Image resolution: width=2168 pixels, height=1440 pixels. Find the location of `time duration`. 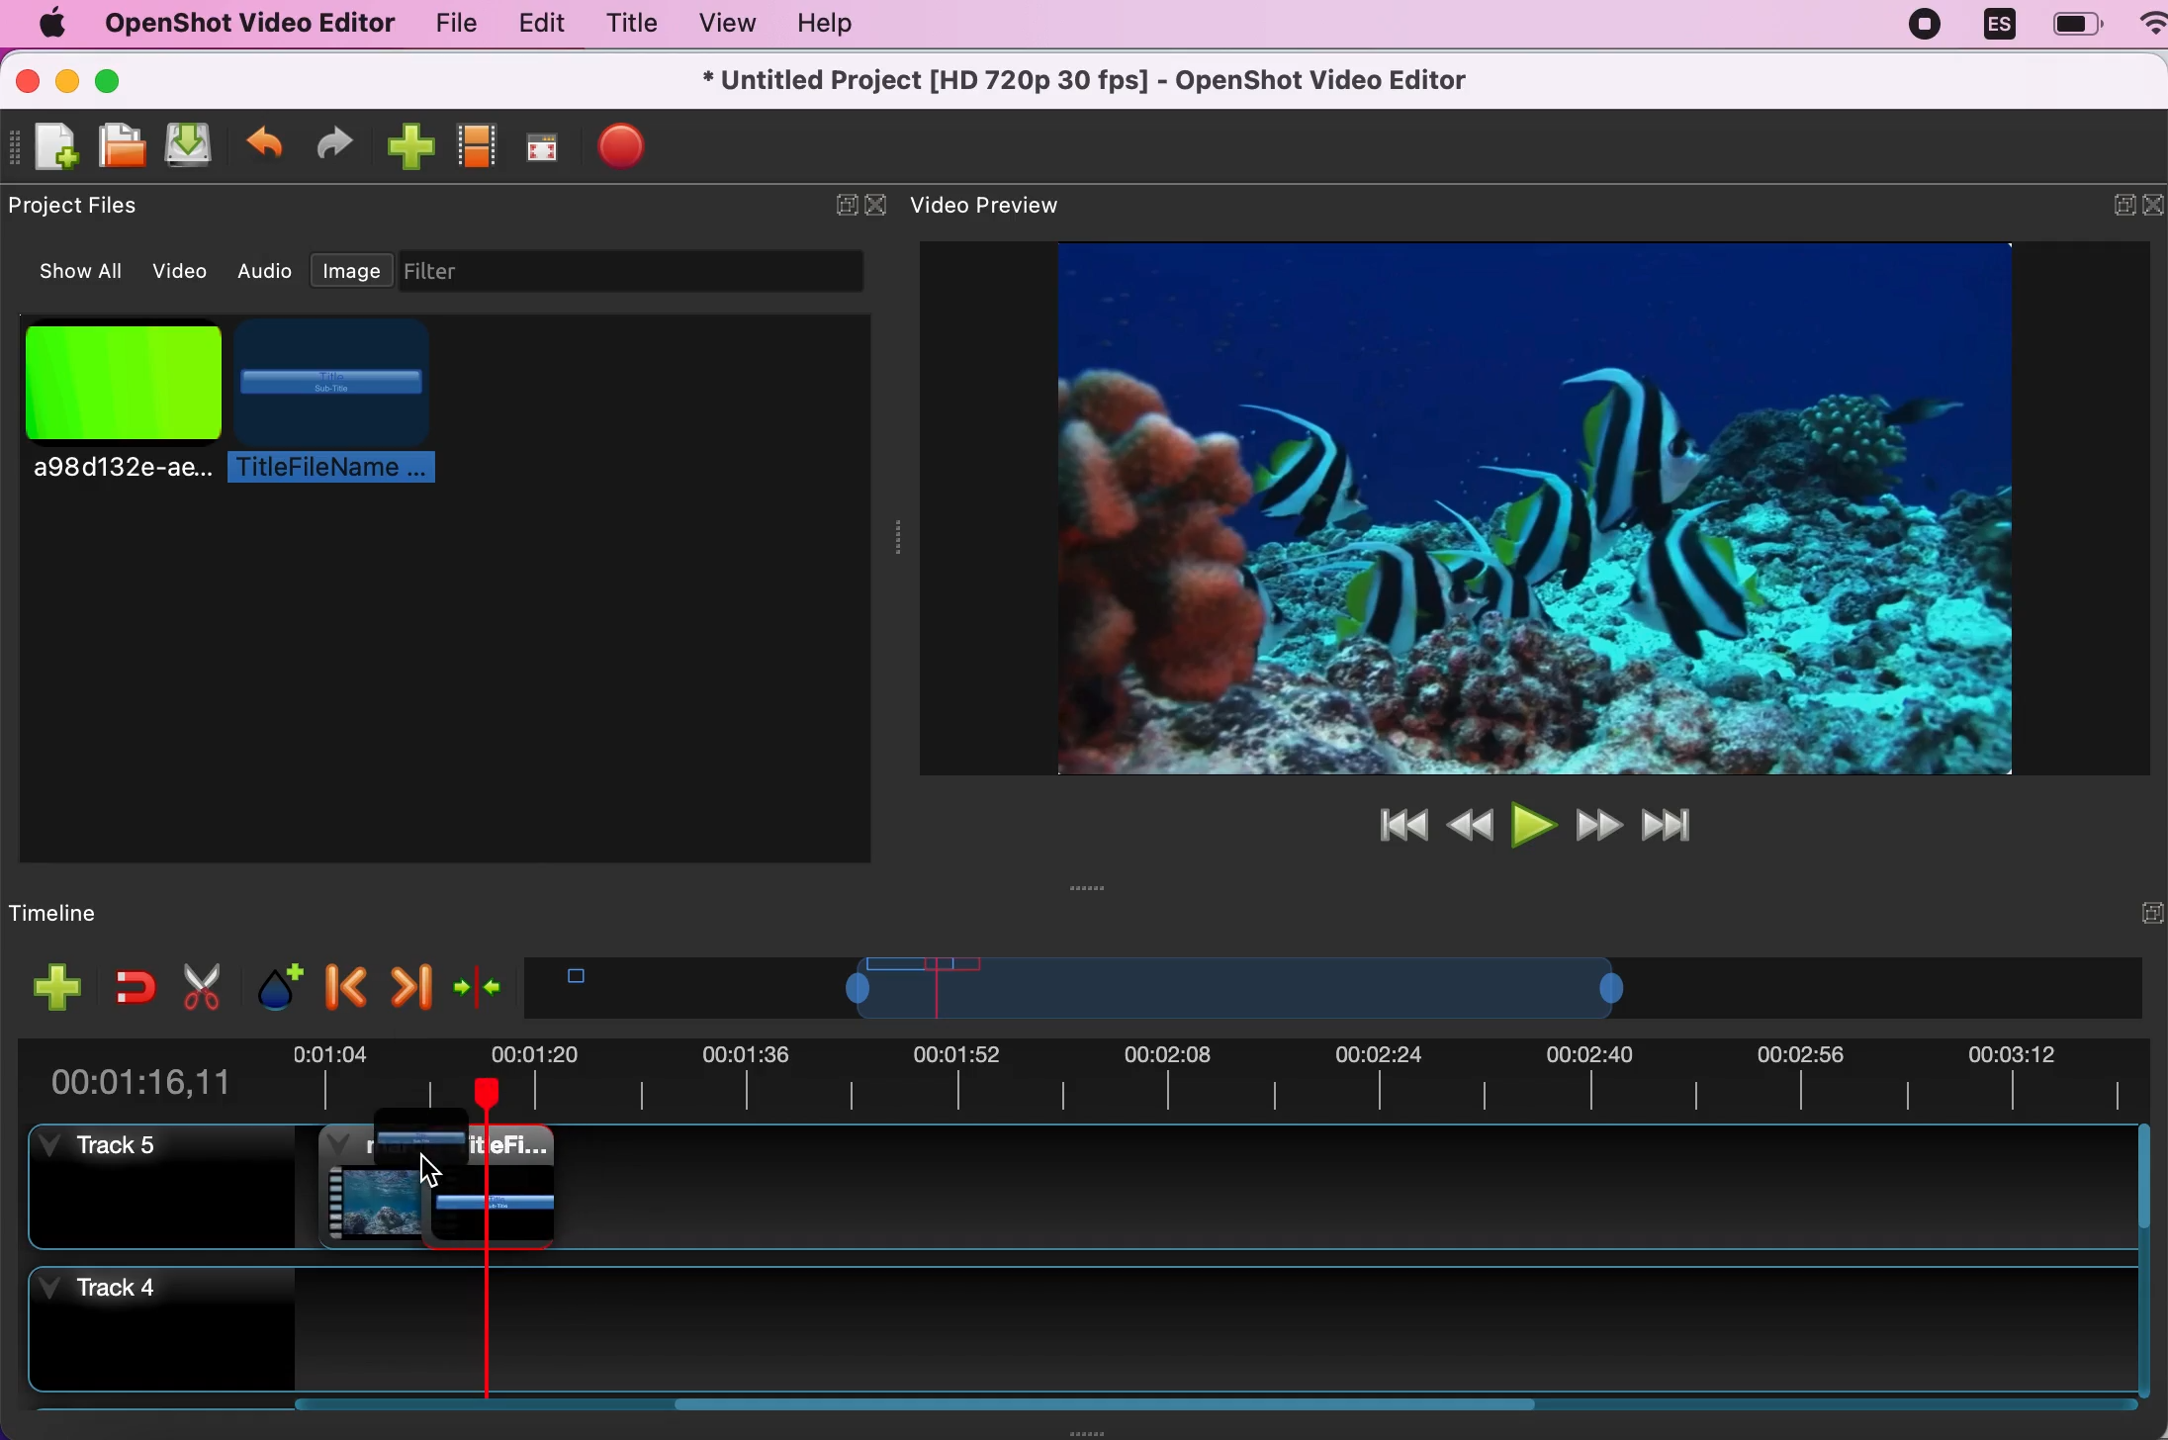

time duration is located at coordinates (1087, 1074).